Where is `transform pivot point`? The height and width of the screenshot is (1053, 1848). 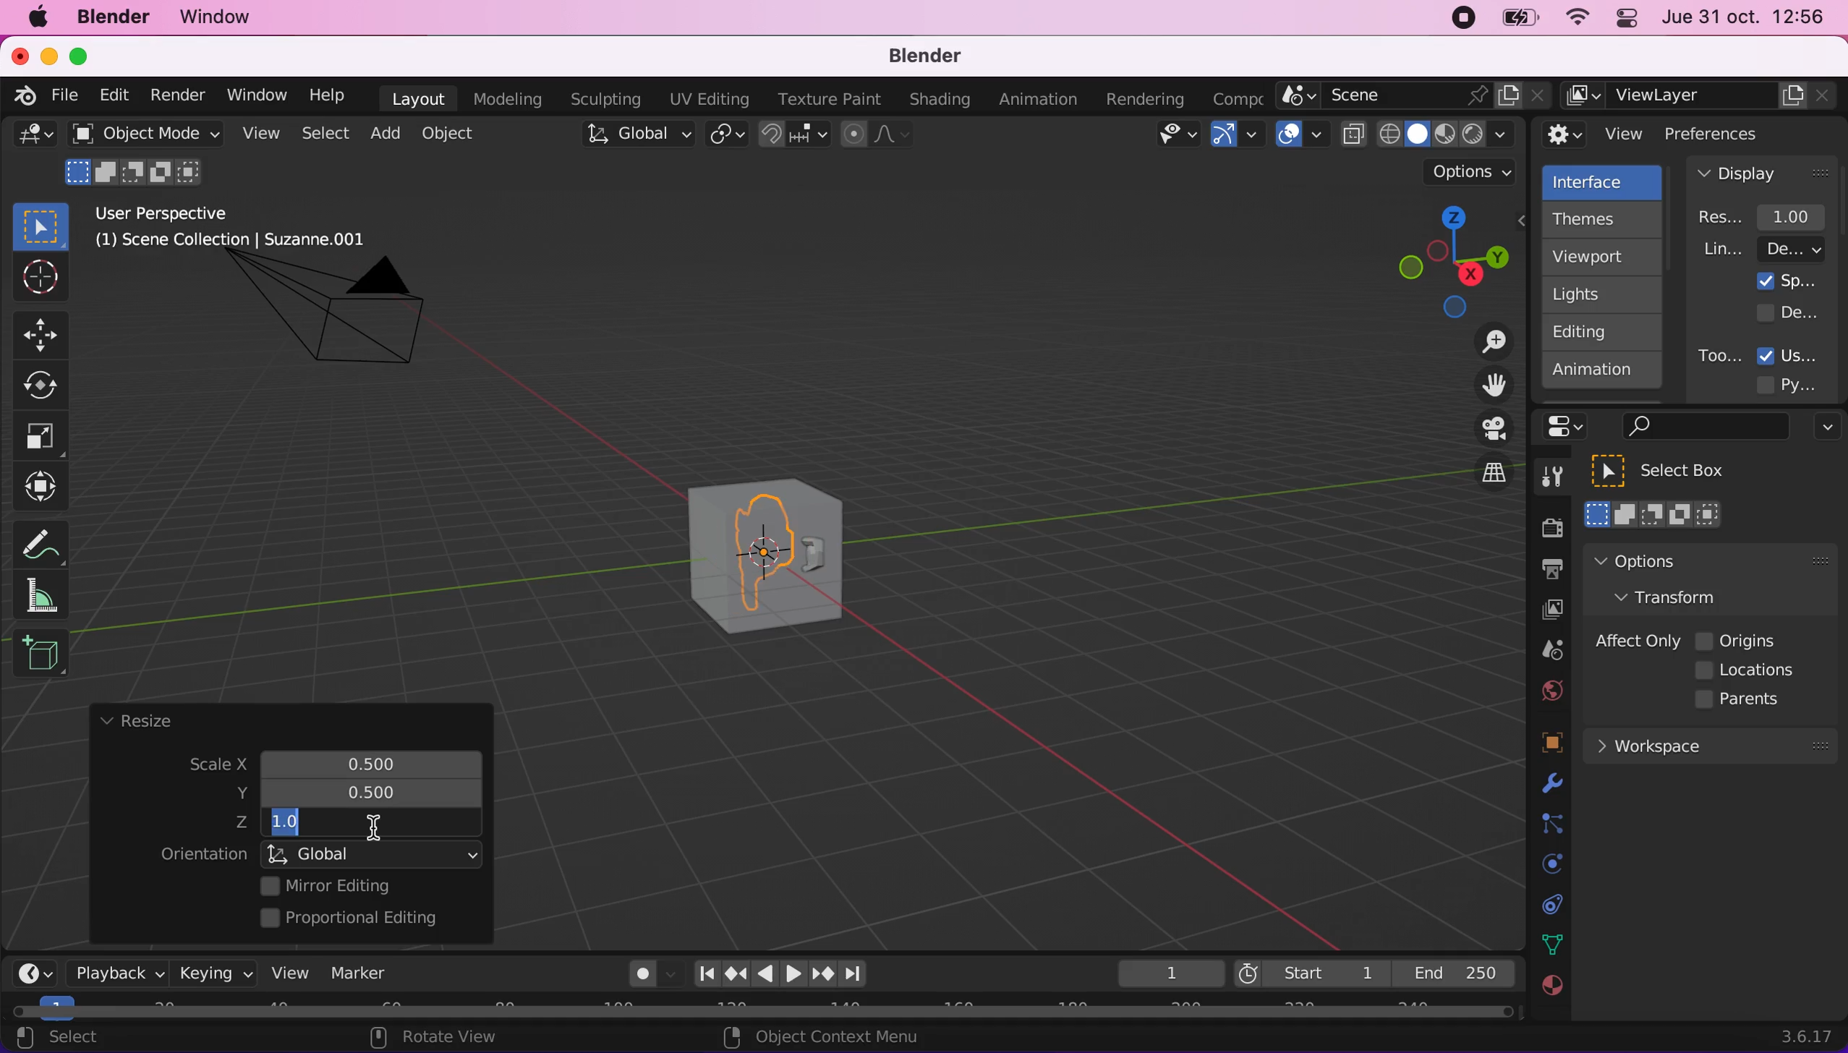
transform pivot point is located at coordinates (729, 136).